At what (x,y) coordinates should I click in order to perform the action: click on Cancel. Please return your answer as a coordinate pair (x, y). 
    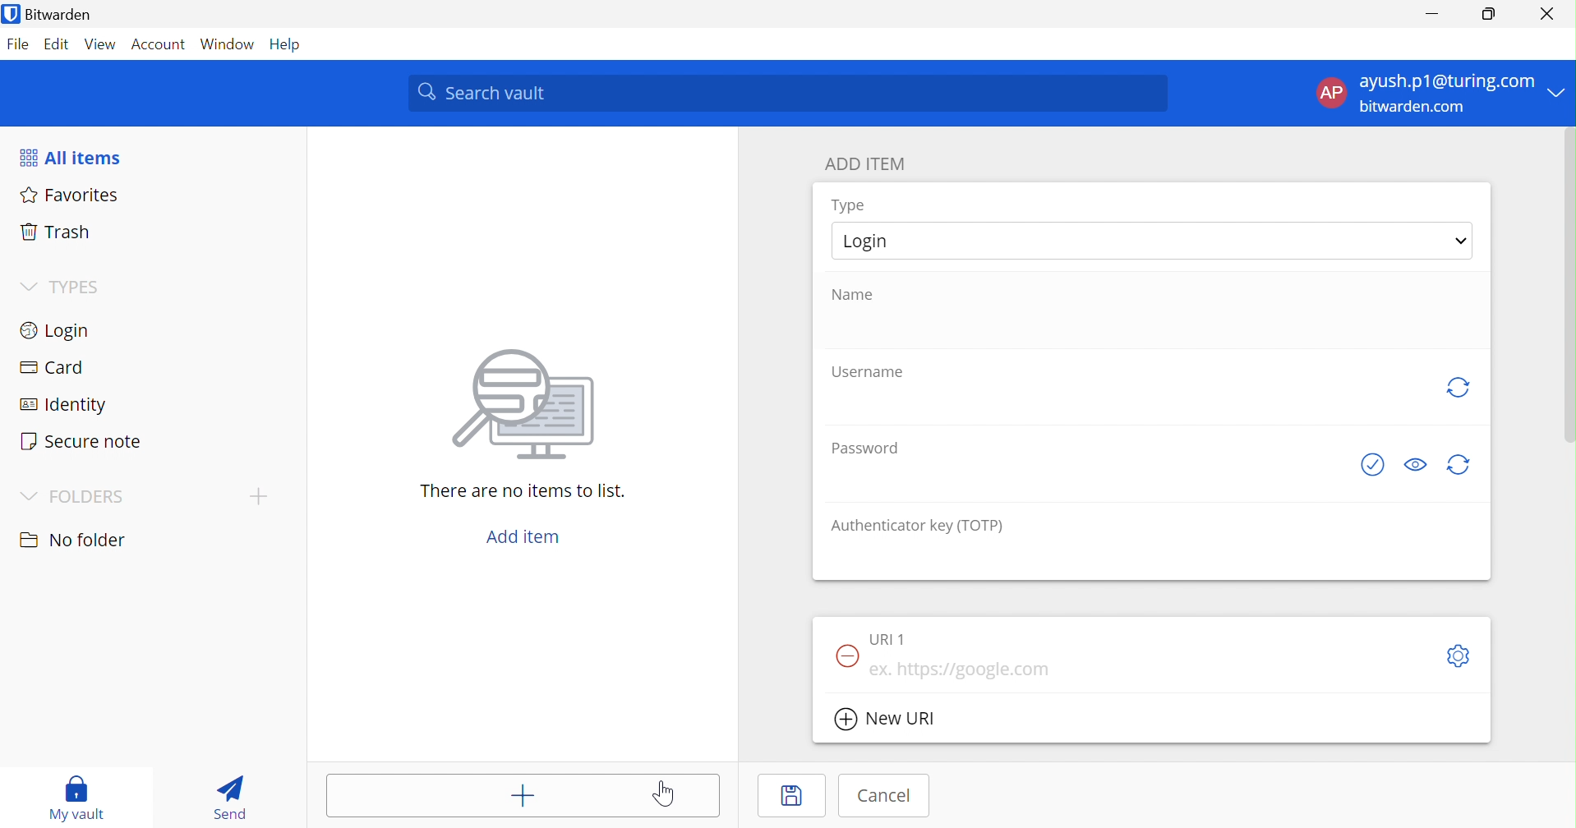
    Looking at the image, I should click on (885, 794).